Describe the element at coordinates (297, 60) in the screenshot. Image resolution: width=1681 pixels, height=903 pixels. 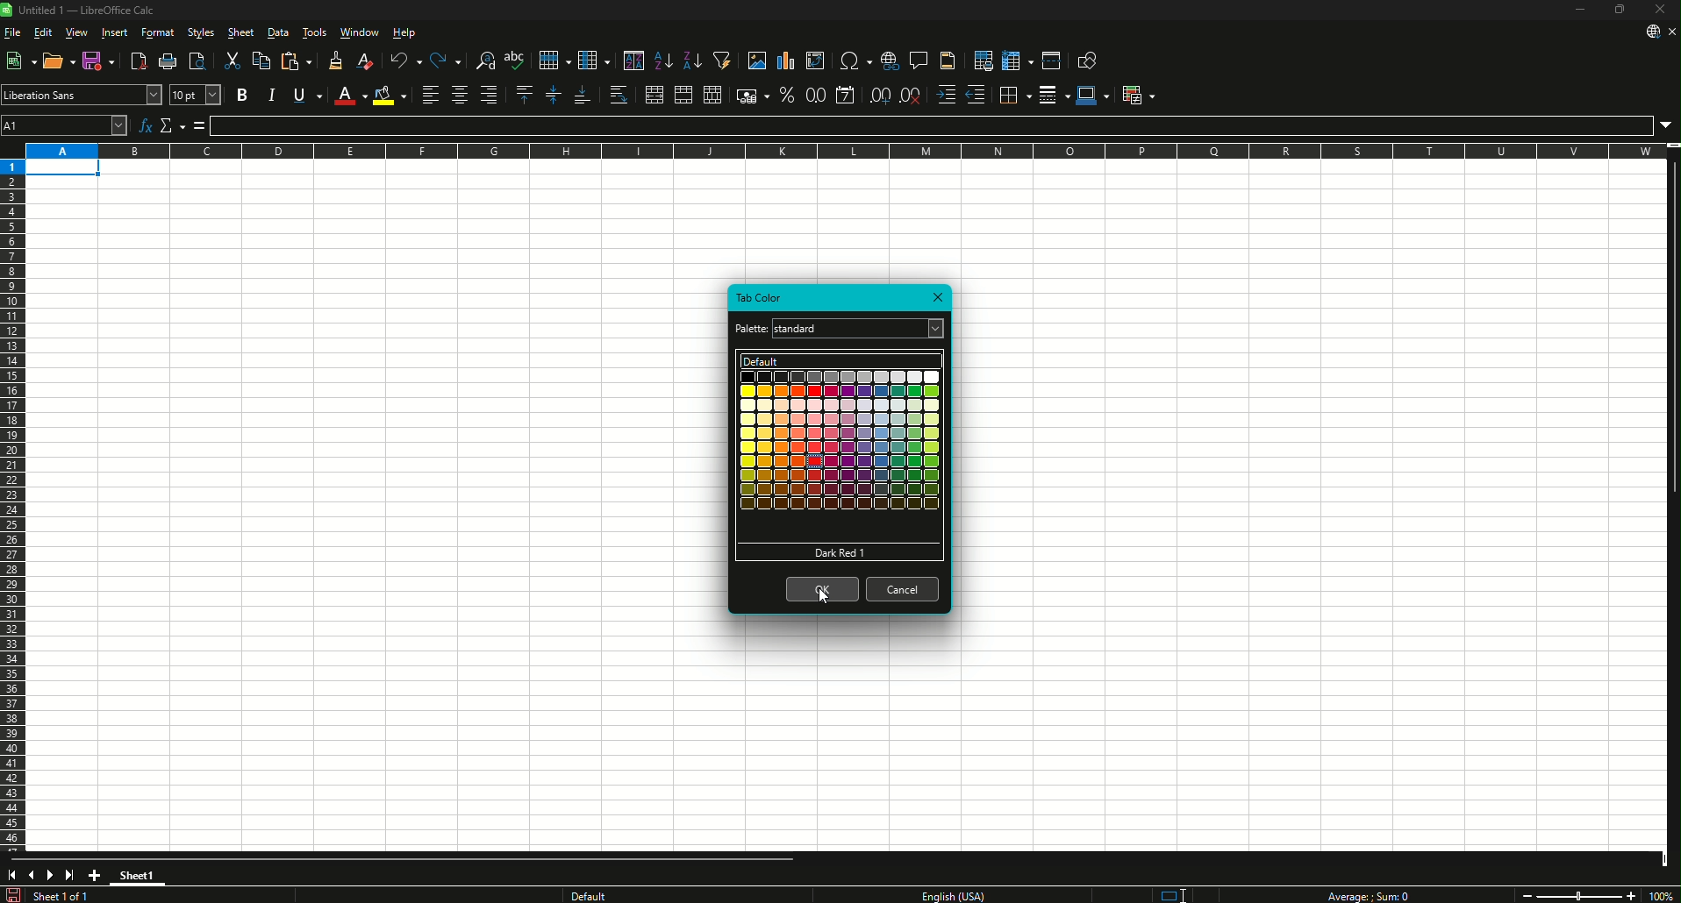
I see `Paste` at that location.